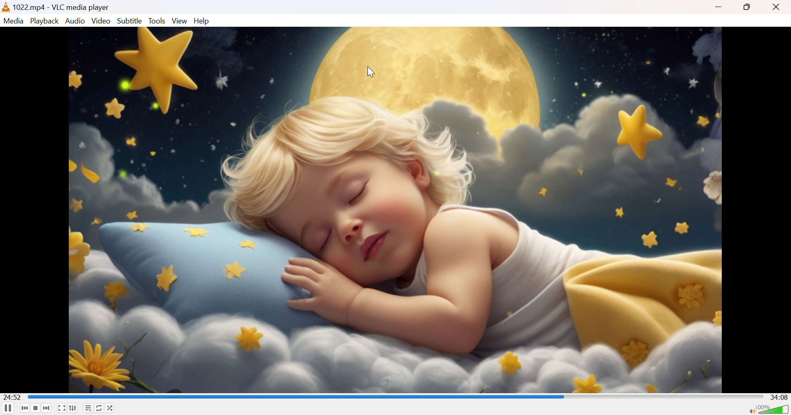 The width and height of the screenshot is (791, 415). What do you see at coordinates (74, 408) in the screenshot?
I see `Show extended settings` at bounding box center [74, 408].